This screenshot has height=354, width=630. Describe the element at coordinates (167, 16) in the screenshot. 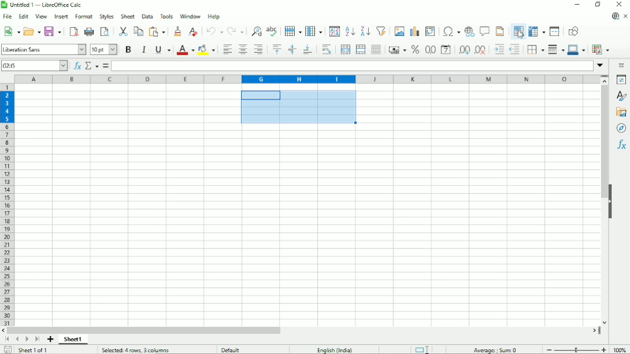

I see `Tools` at that location.